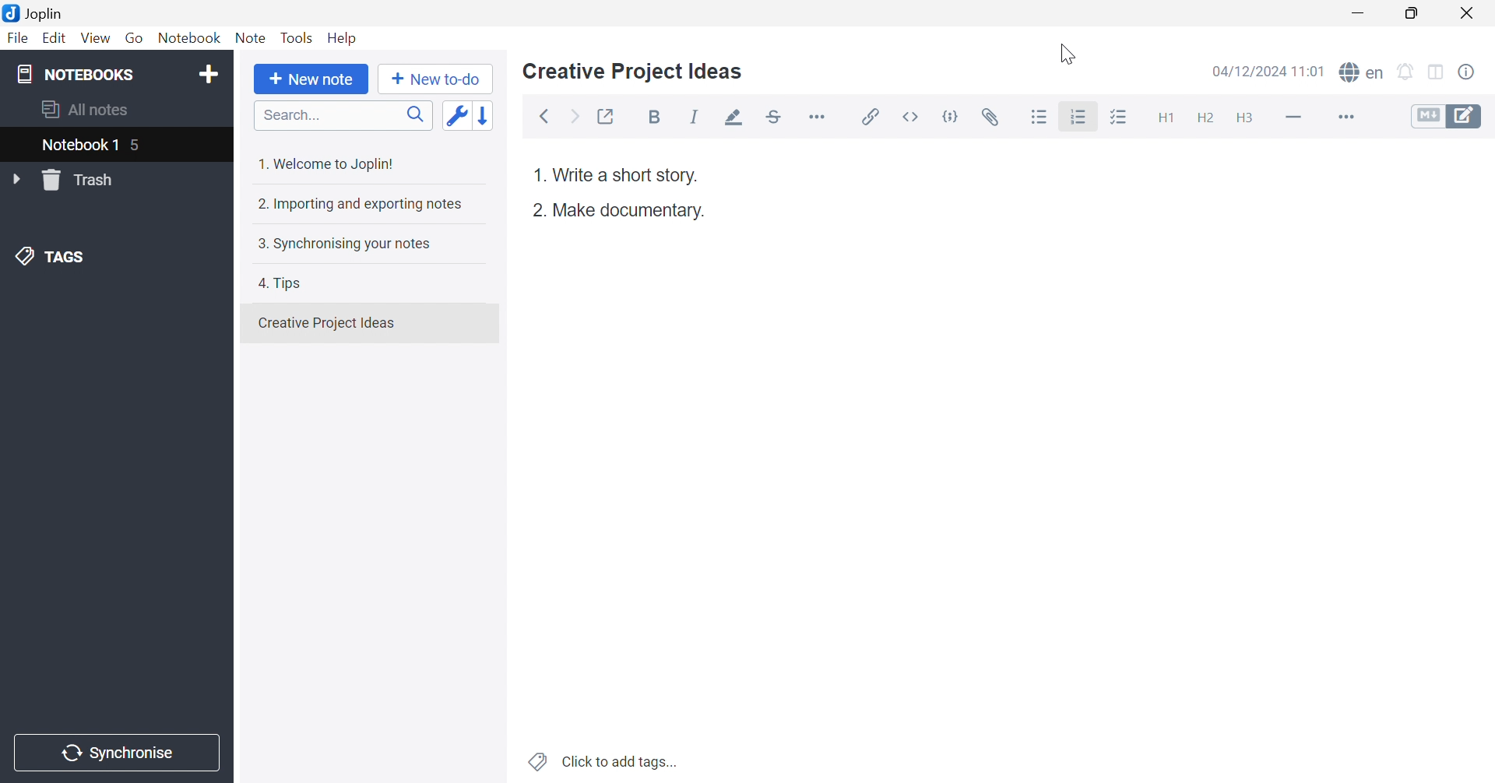 The image size is (1495, 783). What do you see at coordinates (1470, 14) in the screenshot?
I see `Close` at bounding box center [1470, 14].